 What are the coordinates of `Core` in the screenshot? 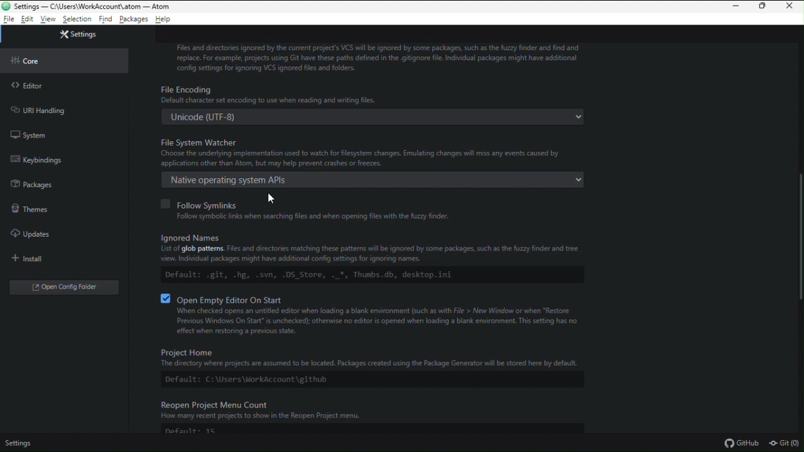 It's located at (30, 60).